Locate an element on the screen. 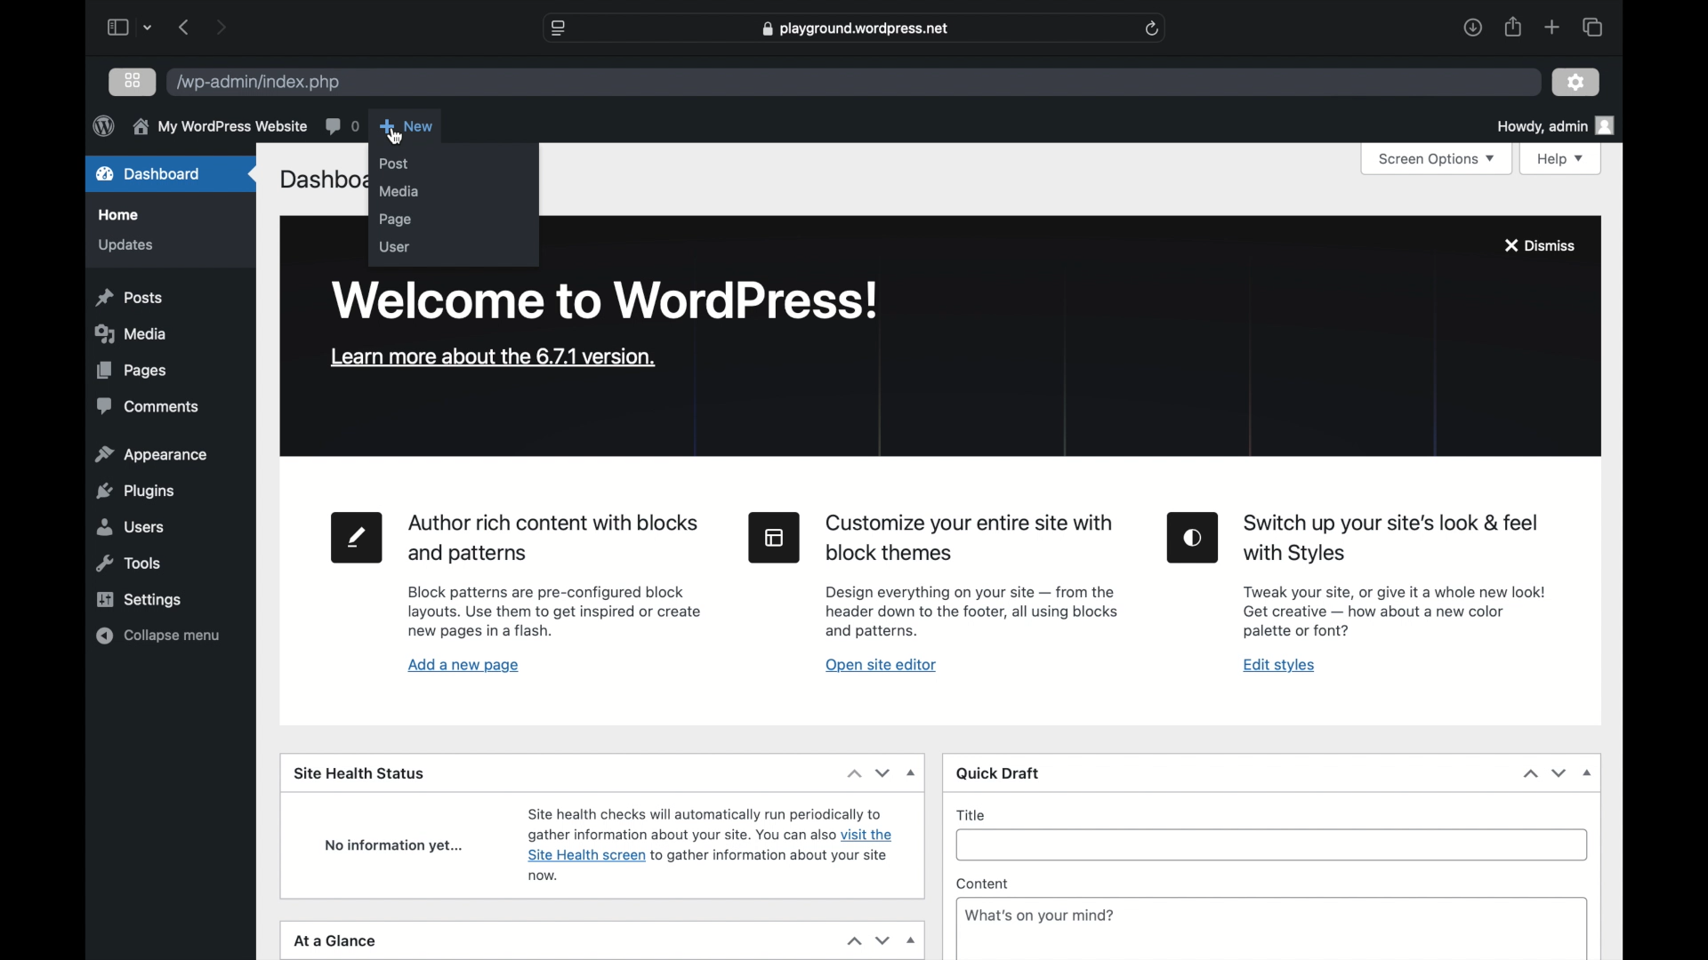  plugins is located at coordinates (134, 492).